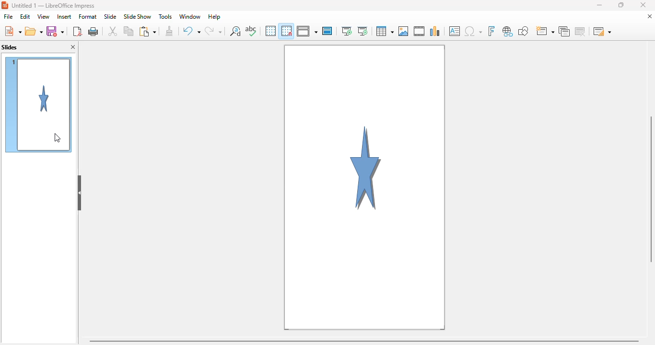 The height and width of the screenshot is (345, 655). What do you see at coordinates (113, 31) in the screenshot?
I see `cut` at bounding box center [113, 31].